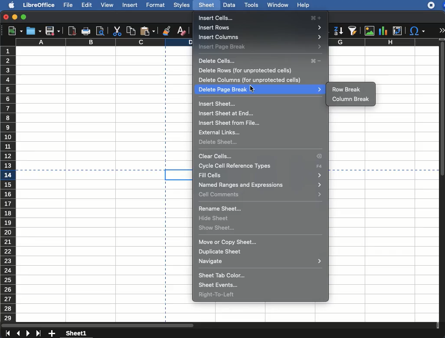  What do you see at coordinates (29, 334) in the screenshot?
I see `next sheet` at bounding box center [29, 334].